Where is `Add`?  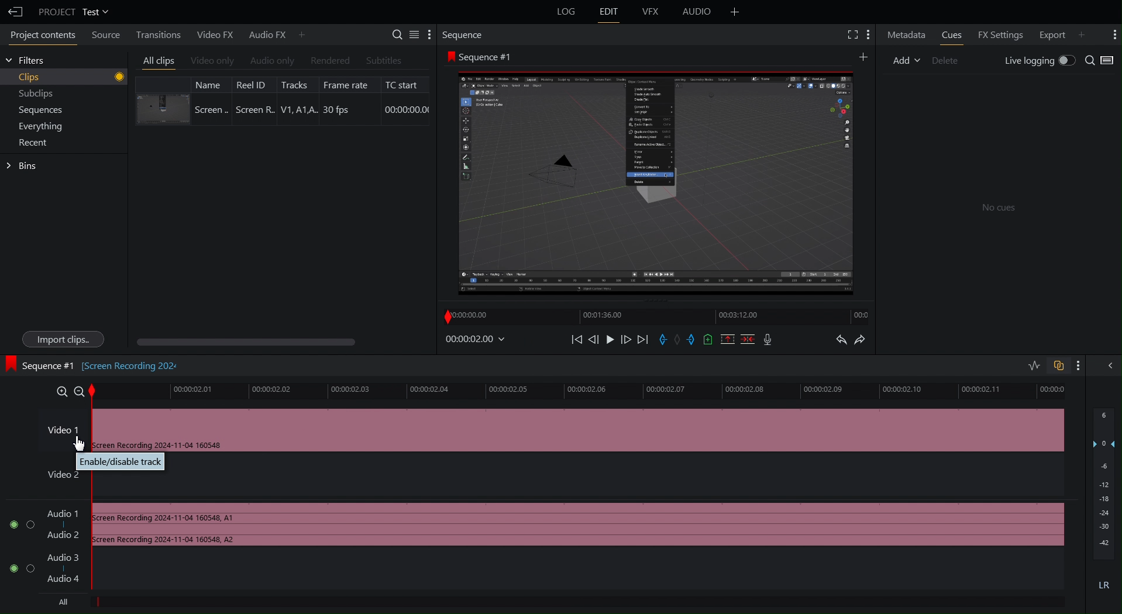 Add is located at coordinates (903, 60).